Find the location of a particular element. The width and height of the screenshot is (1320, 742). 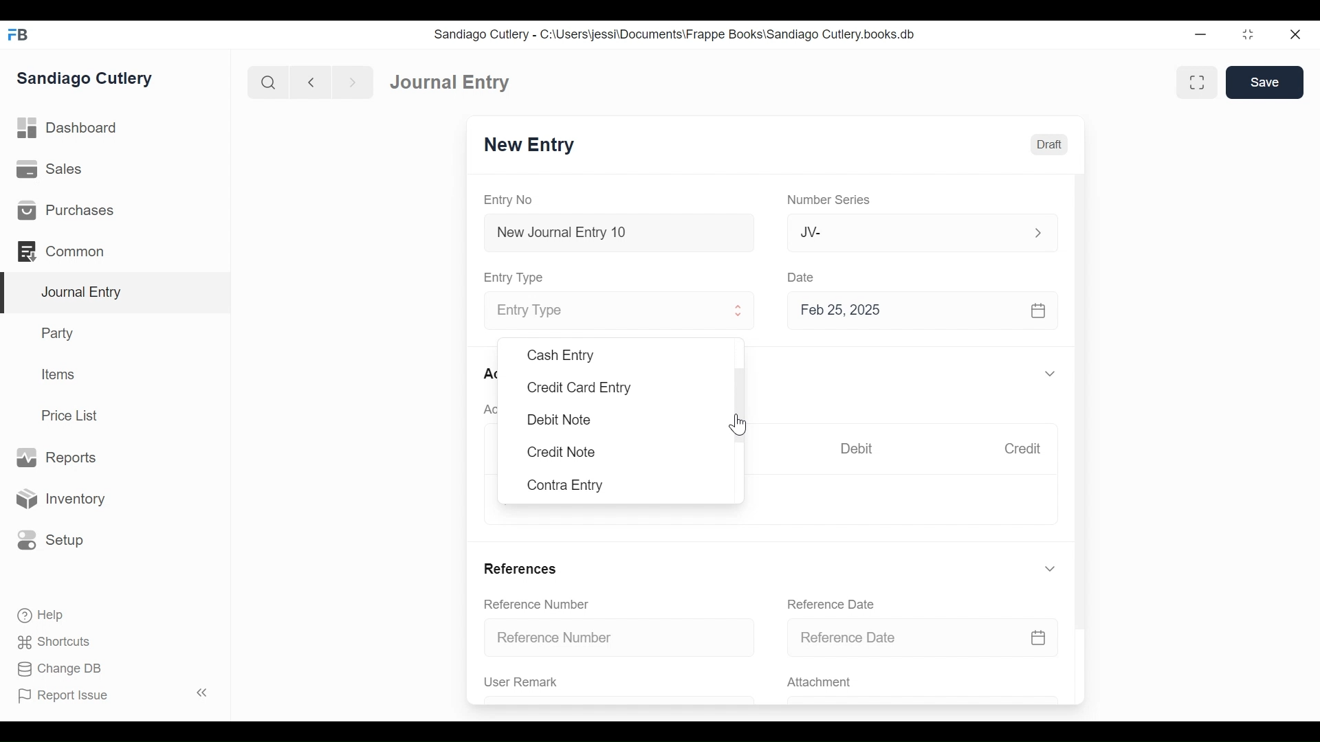

Shortcuts is located at coordinates (50, 642).